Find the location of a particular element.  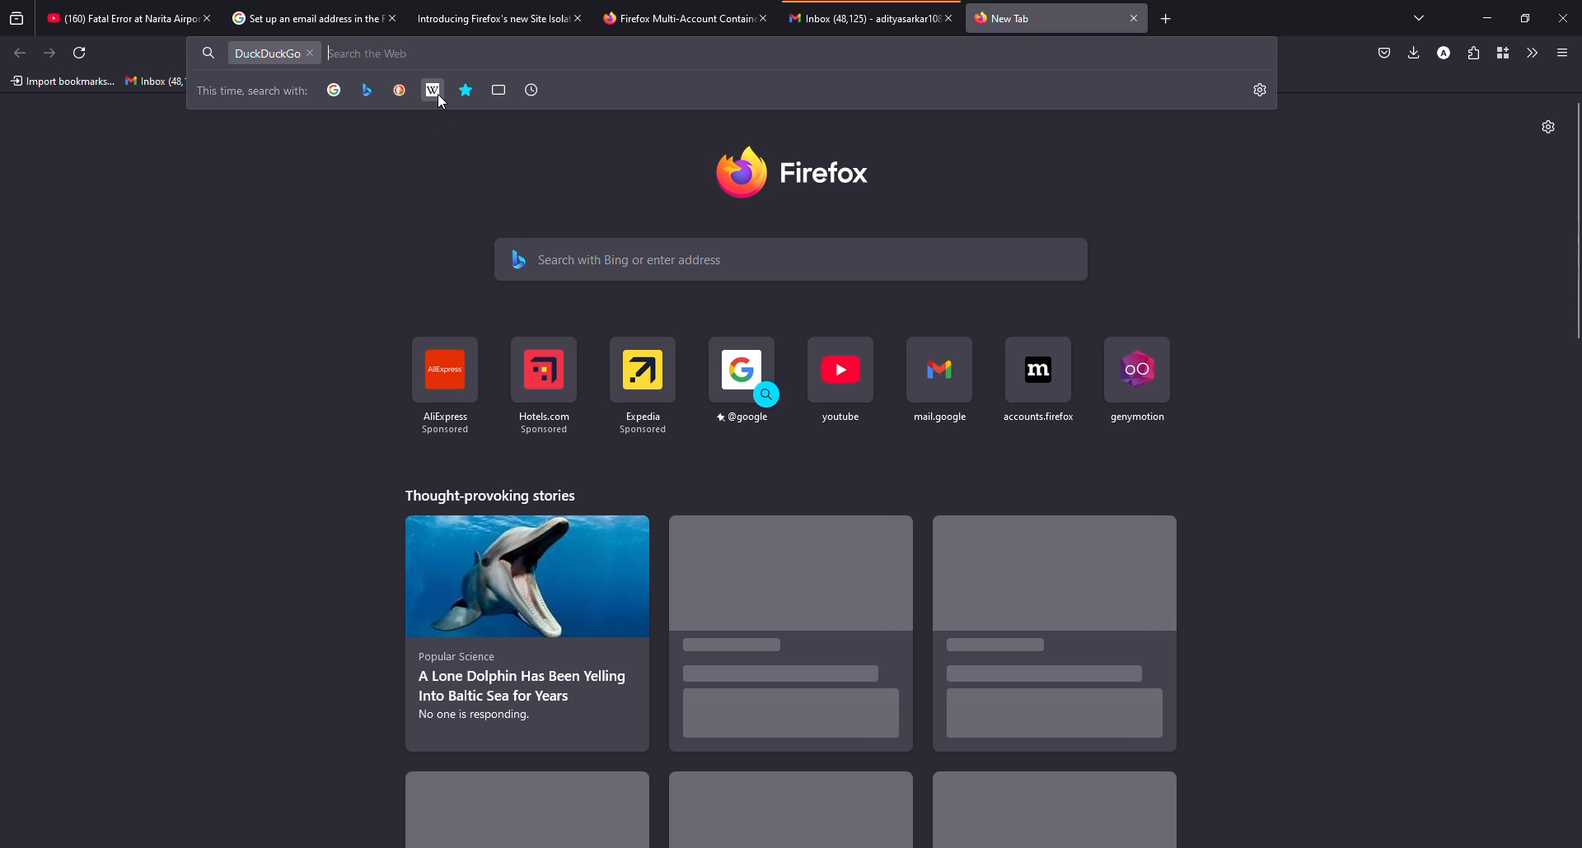

close is located at coordinates (578, 17).